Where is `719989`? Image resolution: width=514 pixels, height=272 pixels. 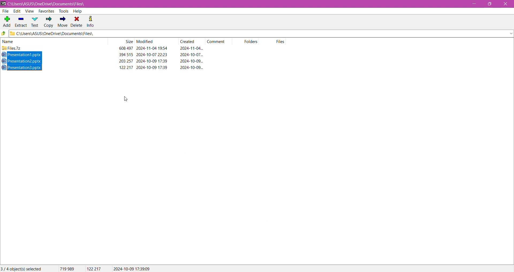
719989 is located at coordinates (66, 269).